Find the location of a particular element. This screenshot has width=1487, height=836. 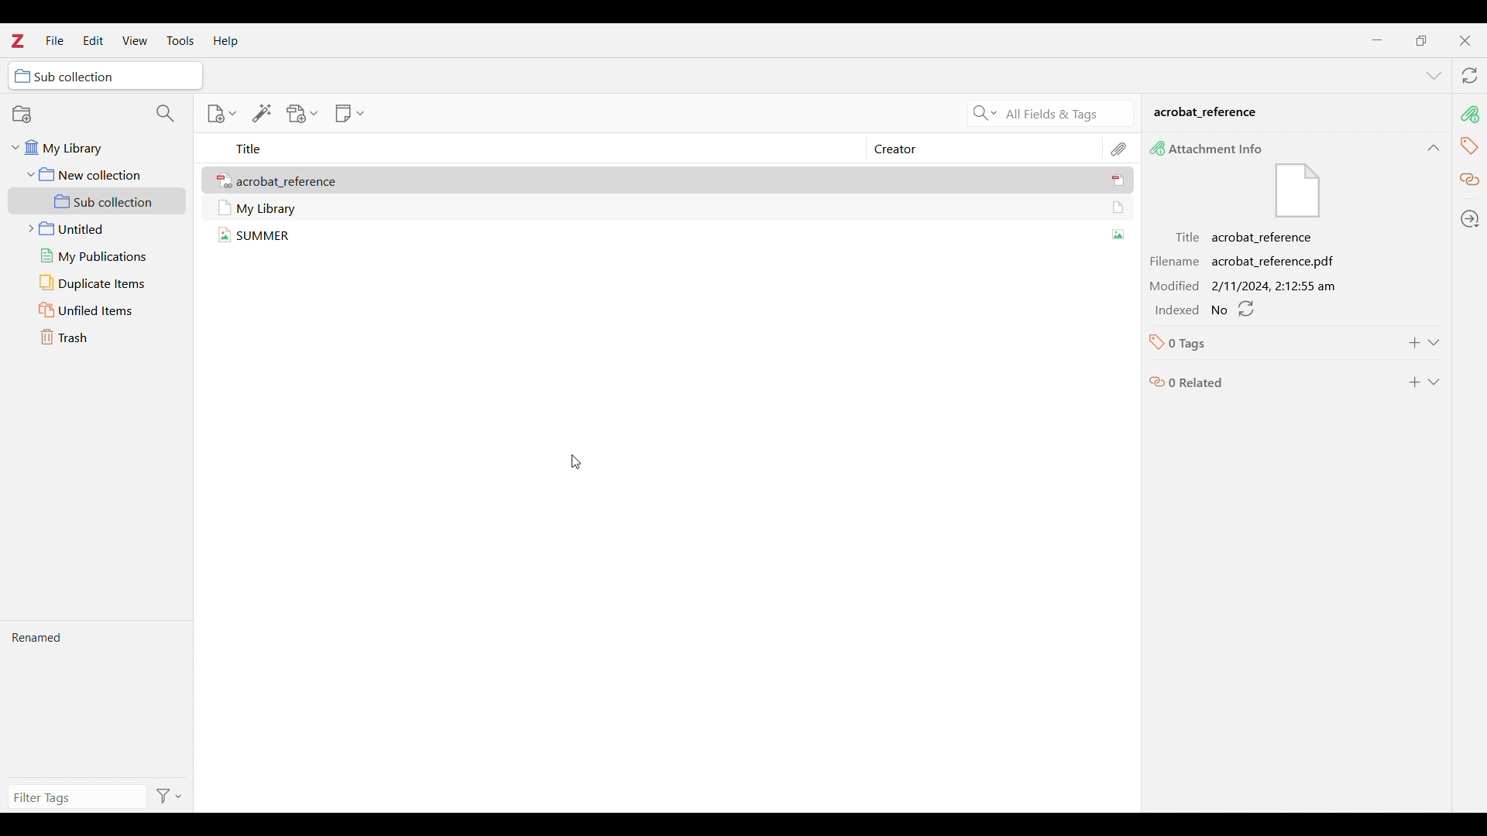

Trash folder is located at coordinates (101, 337).